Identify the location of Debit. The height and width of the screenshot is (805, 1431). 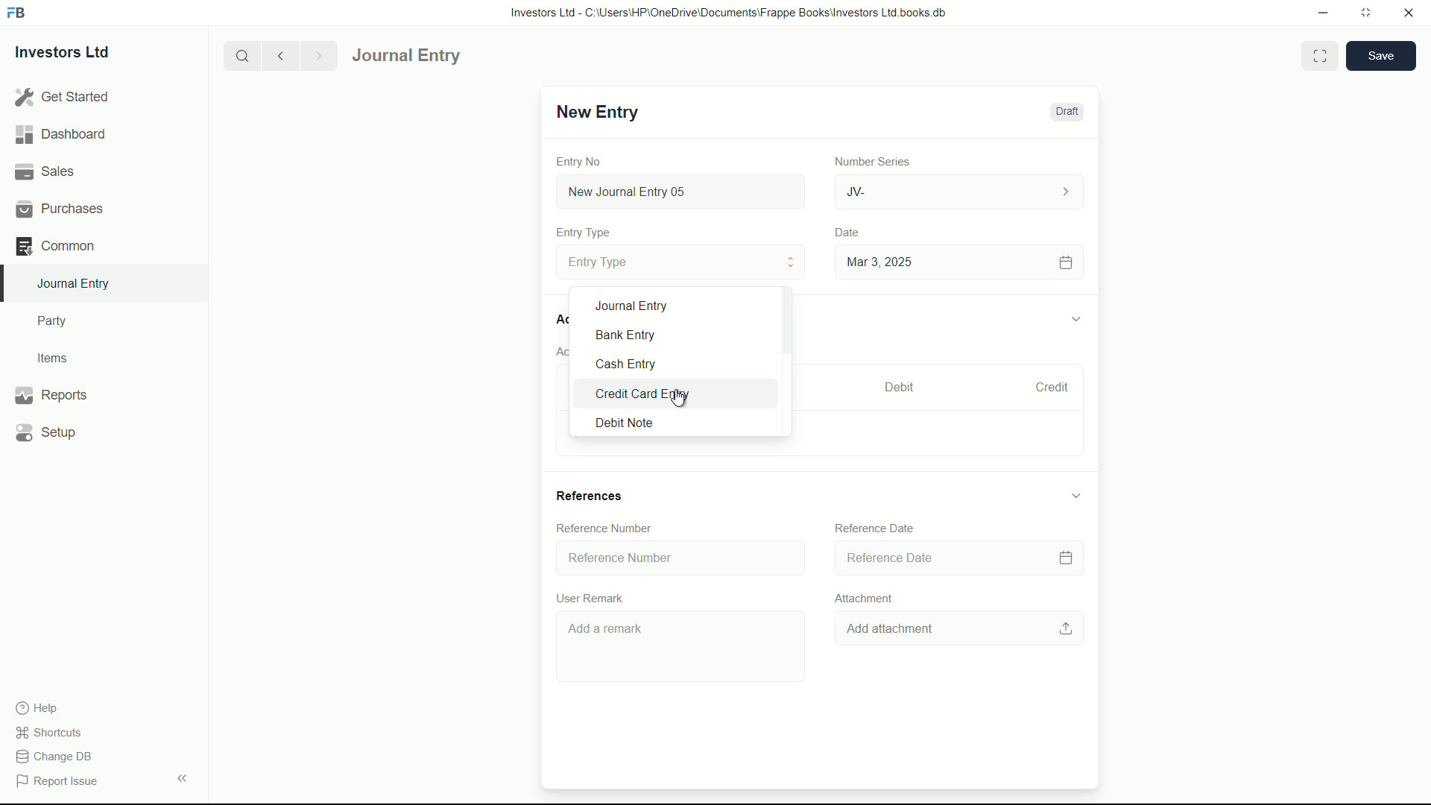
(893, 388).